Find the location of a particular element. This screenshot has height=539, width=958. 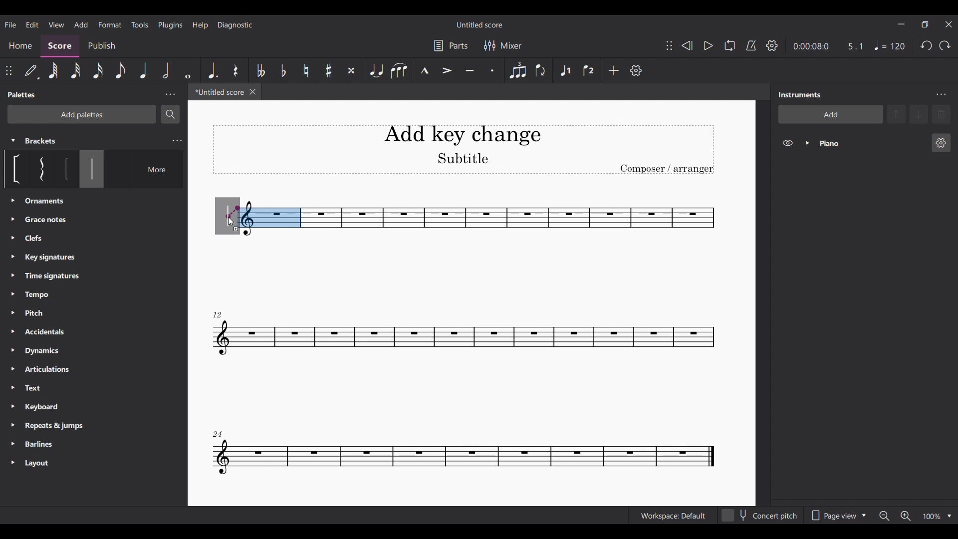

Description of current selection is located at coordinates (92, 202).